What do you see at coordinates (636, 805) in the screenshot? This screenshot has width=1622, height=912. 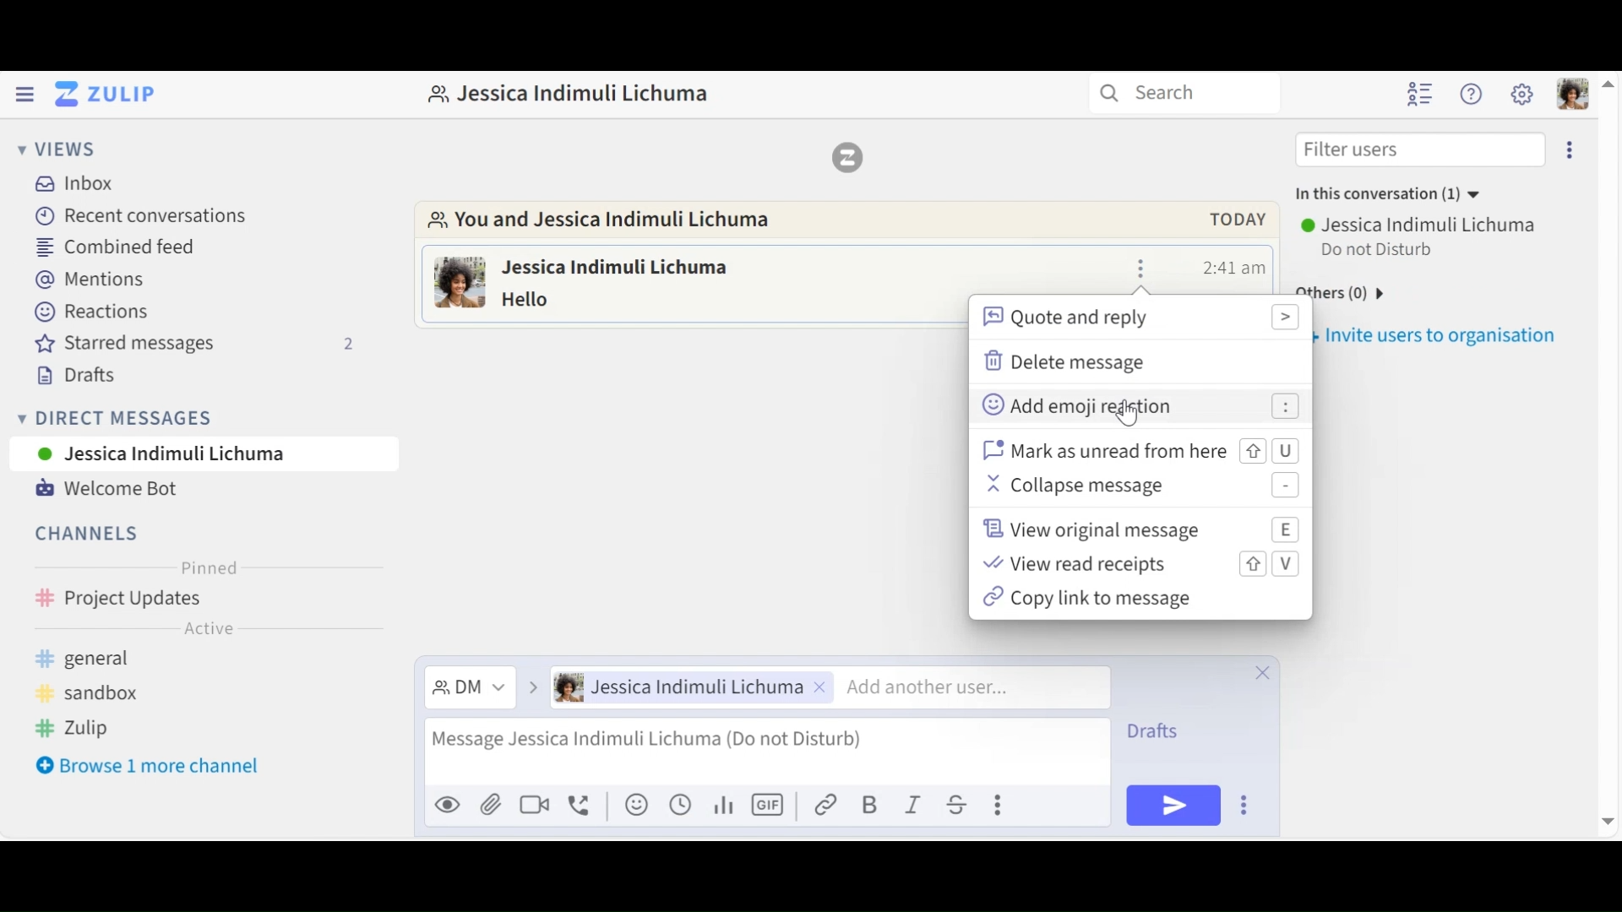 I see `Add an emoji` at bounding box center [636, 805].